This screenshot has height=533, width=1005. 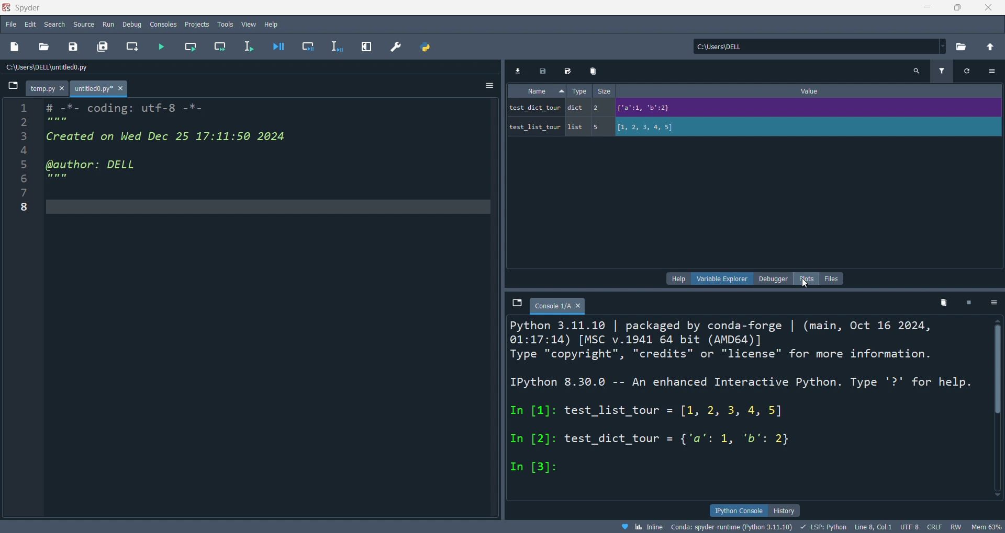 What do you see at coordinates (807, 279) in the screenshot?
I see `plots` at bounding box center [807, 279].